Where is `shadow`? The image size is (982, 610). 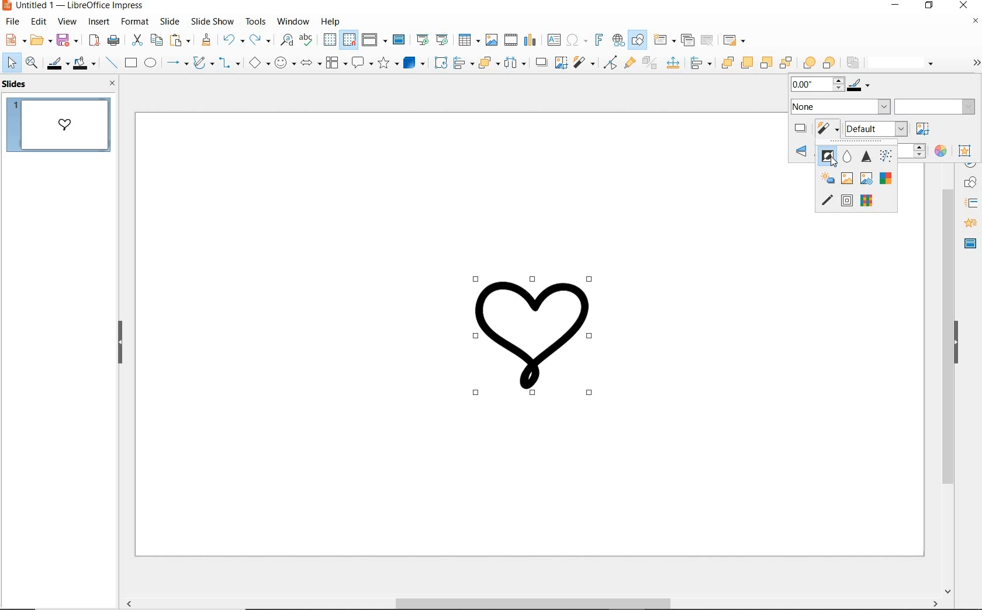
shadow is located at coordinates (801, 129).